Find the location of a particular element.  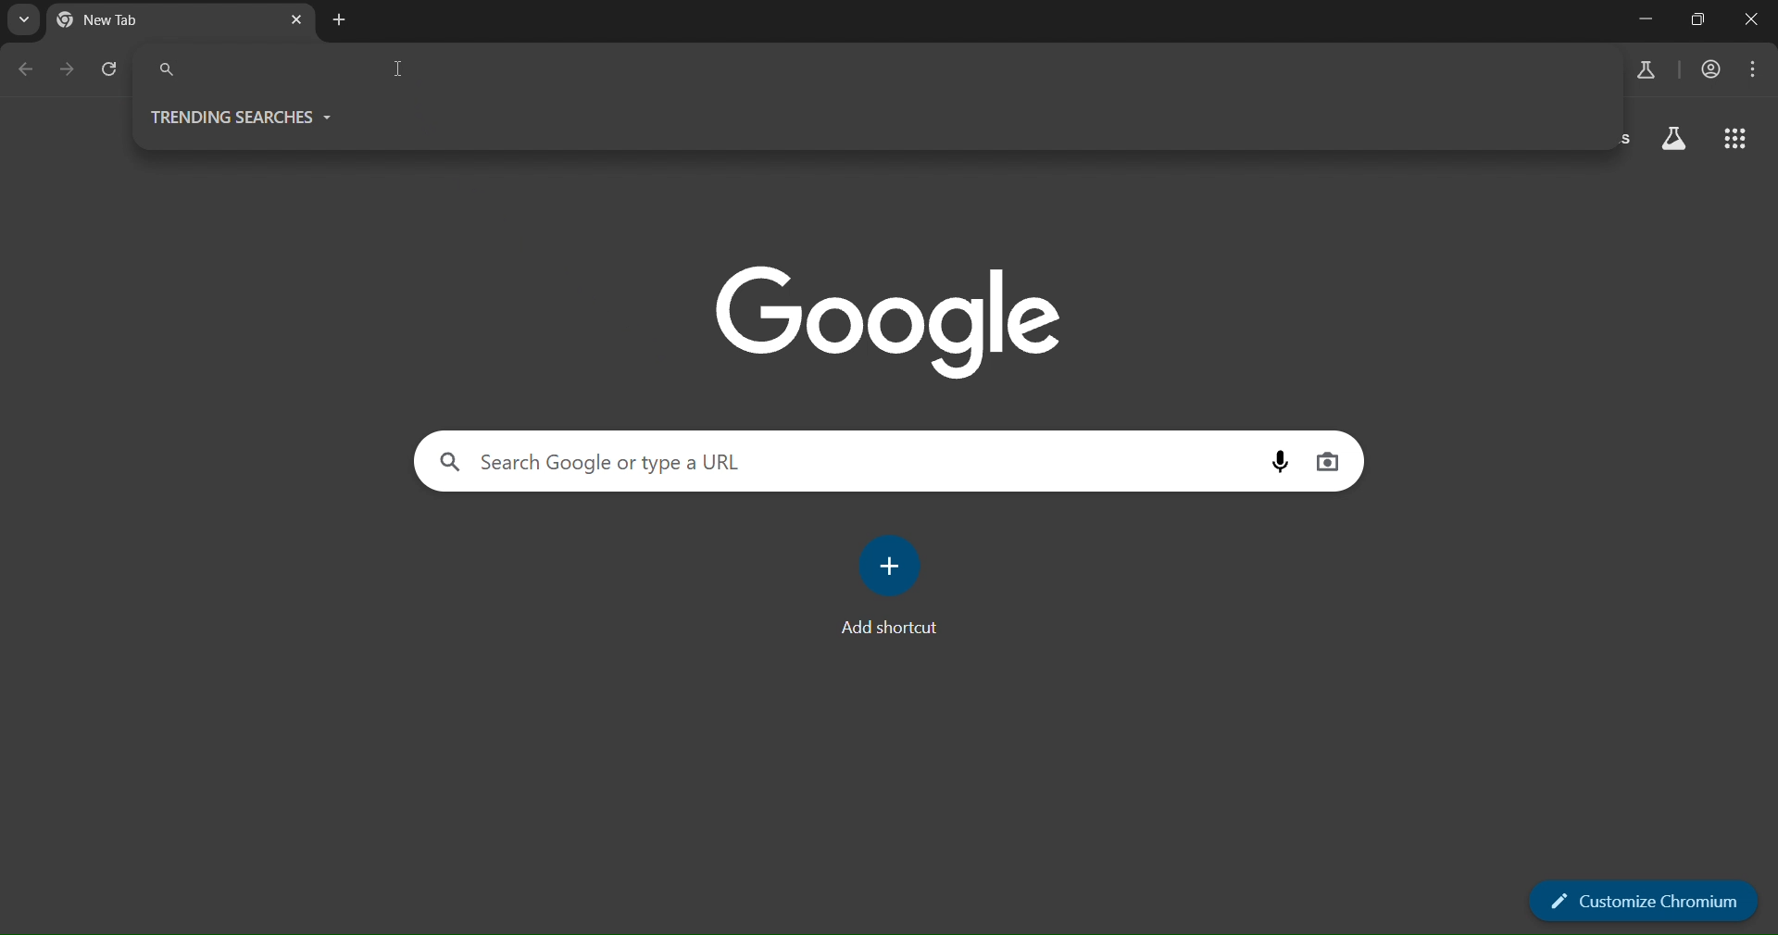

Search Google or type a URL is located at coordinates (290, 69).